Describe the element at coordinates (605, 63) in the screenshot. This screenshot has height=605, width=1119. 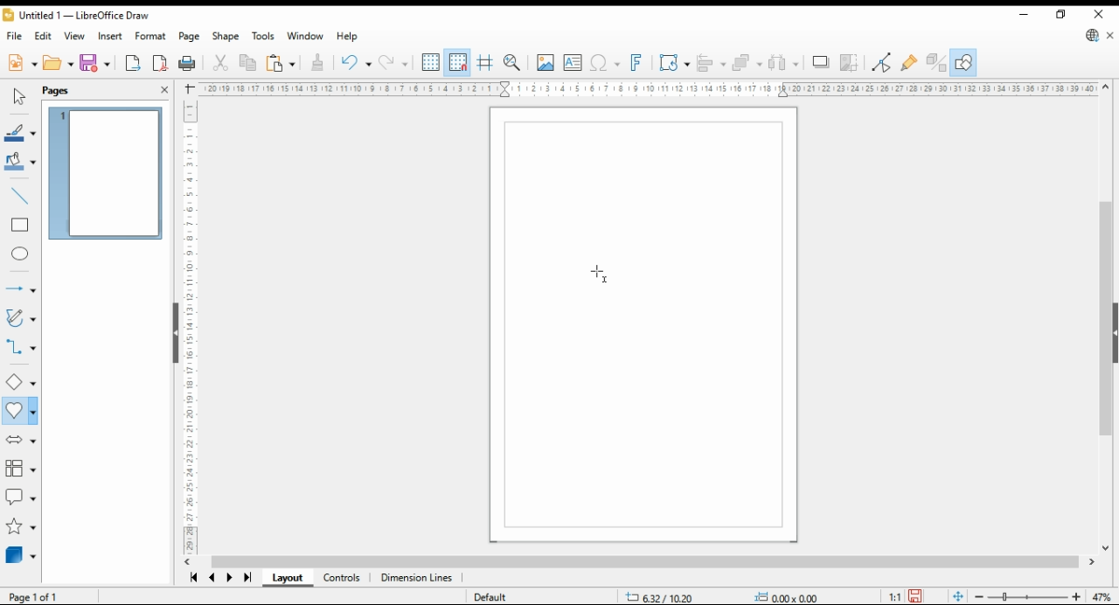
I see `insert special symbol` at that location.